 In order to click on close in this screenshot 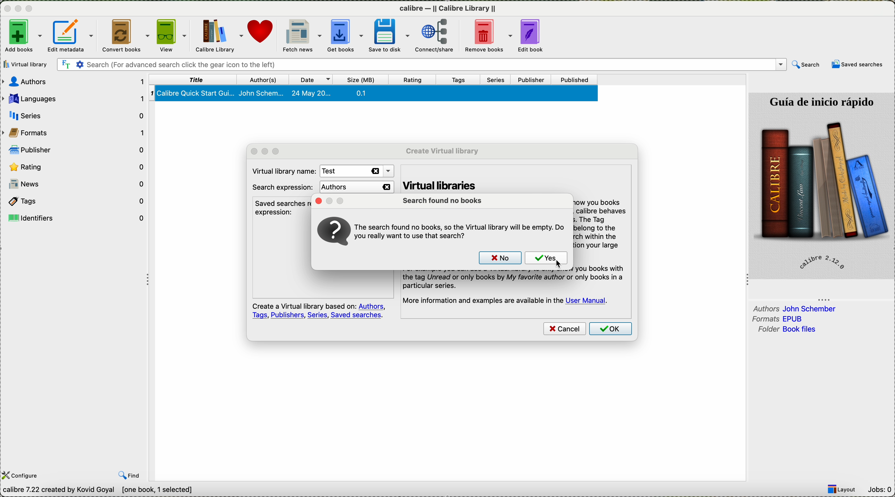, I will do `click(317, 201)`.